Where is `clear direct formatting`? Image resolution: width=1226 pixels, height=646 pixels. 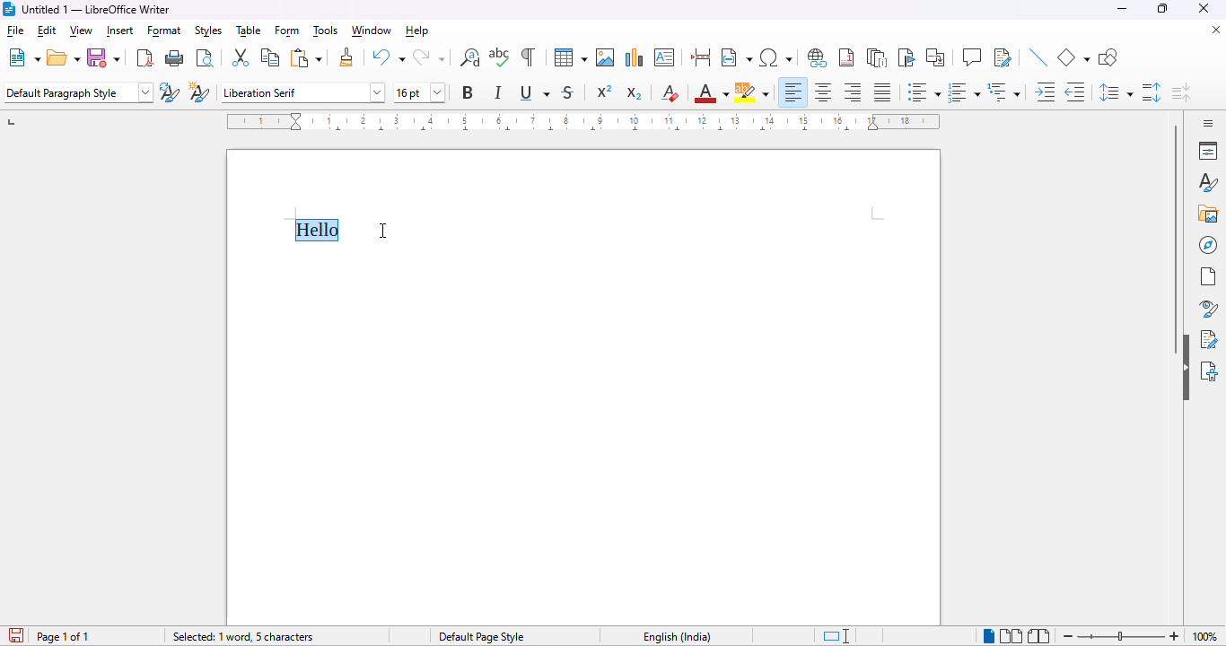
clear direct formatting is located at coordinates (670, 94).